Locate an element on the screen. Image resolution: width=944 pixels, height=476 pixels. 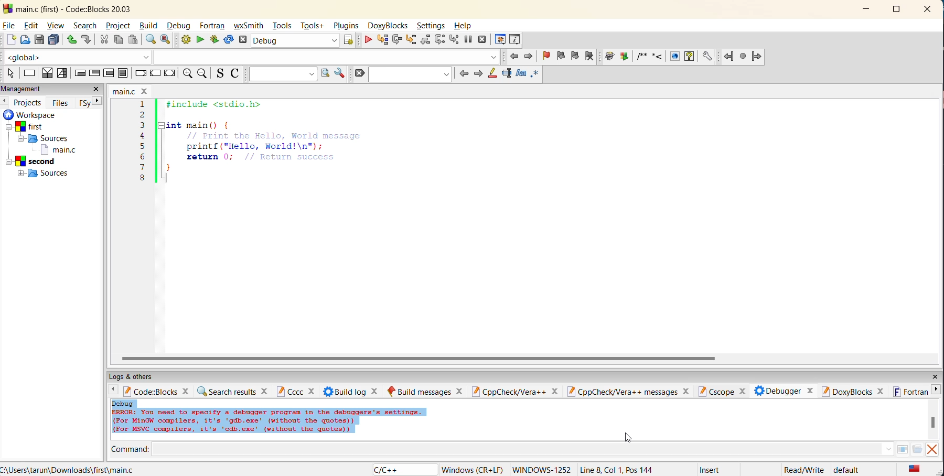
files is located at coordinates (62, 102).